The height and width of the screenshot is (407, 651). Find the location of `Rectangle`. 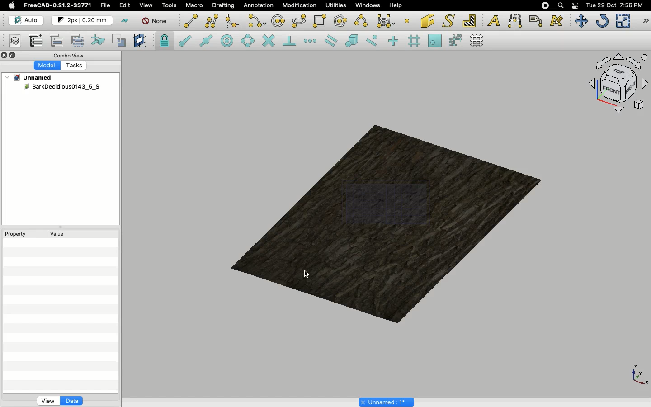

Rectangle is located at coordinates (321, 21).